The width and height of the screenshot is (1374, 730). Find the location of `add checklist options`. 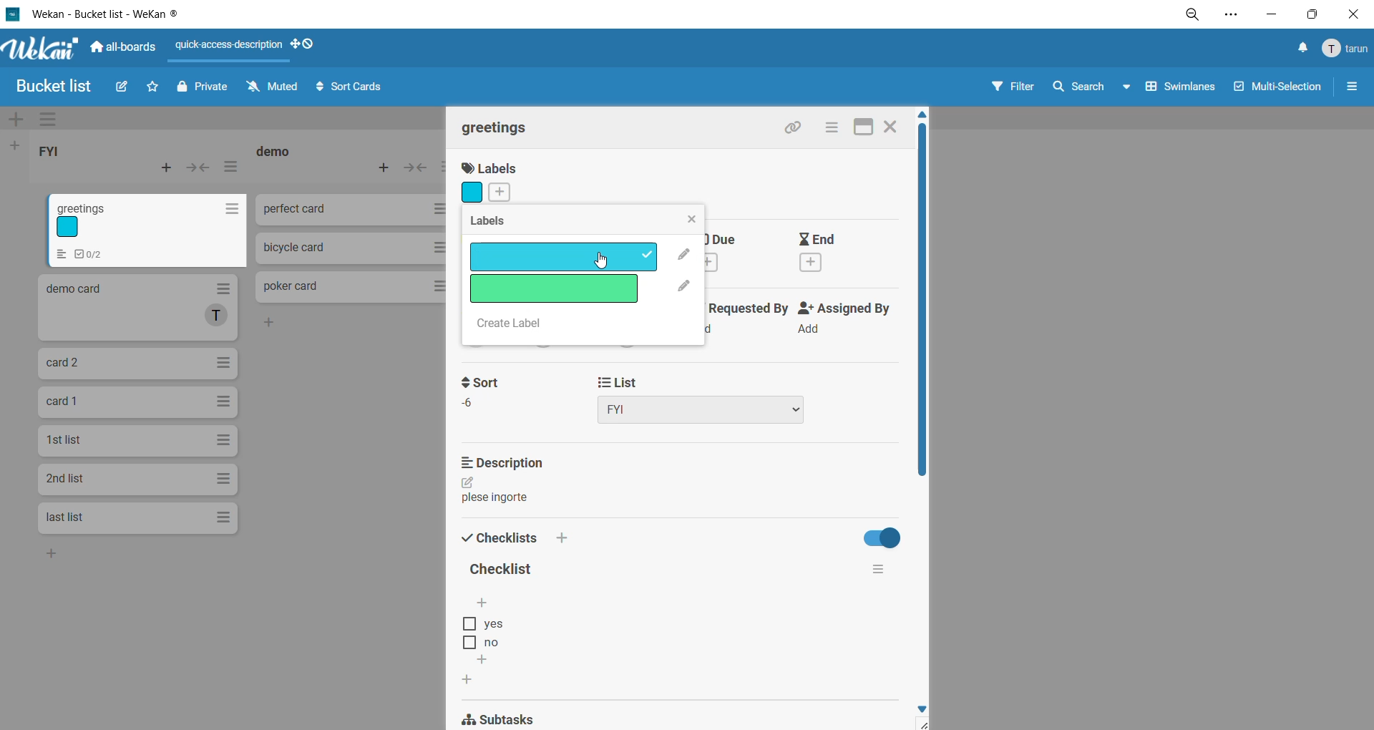

add checklist options is located at coordinates (482, 605).